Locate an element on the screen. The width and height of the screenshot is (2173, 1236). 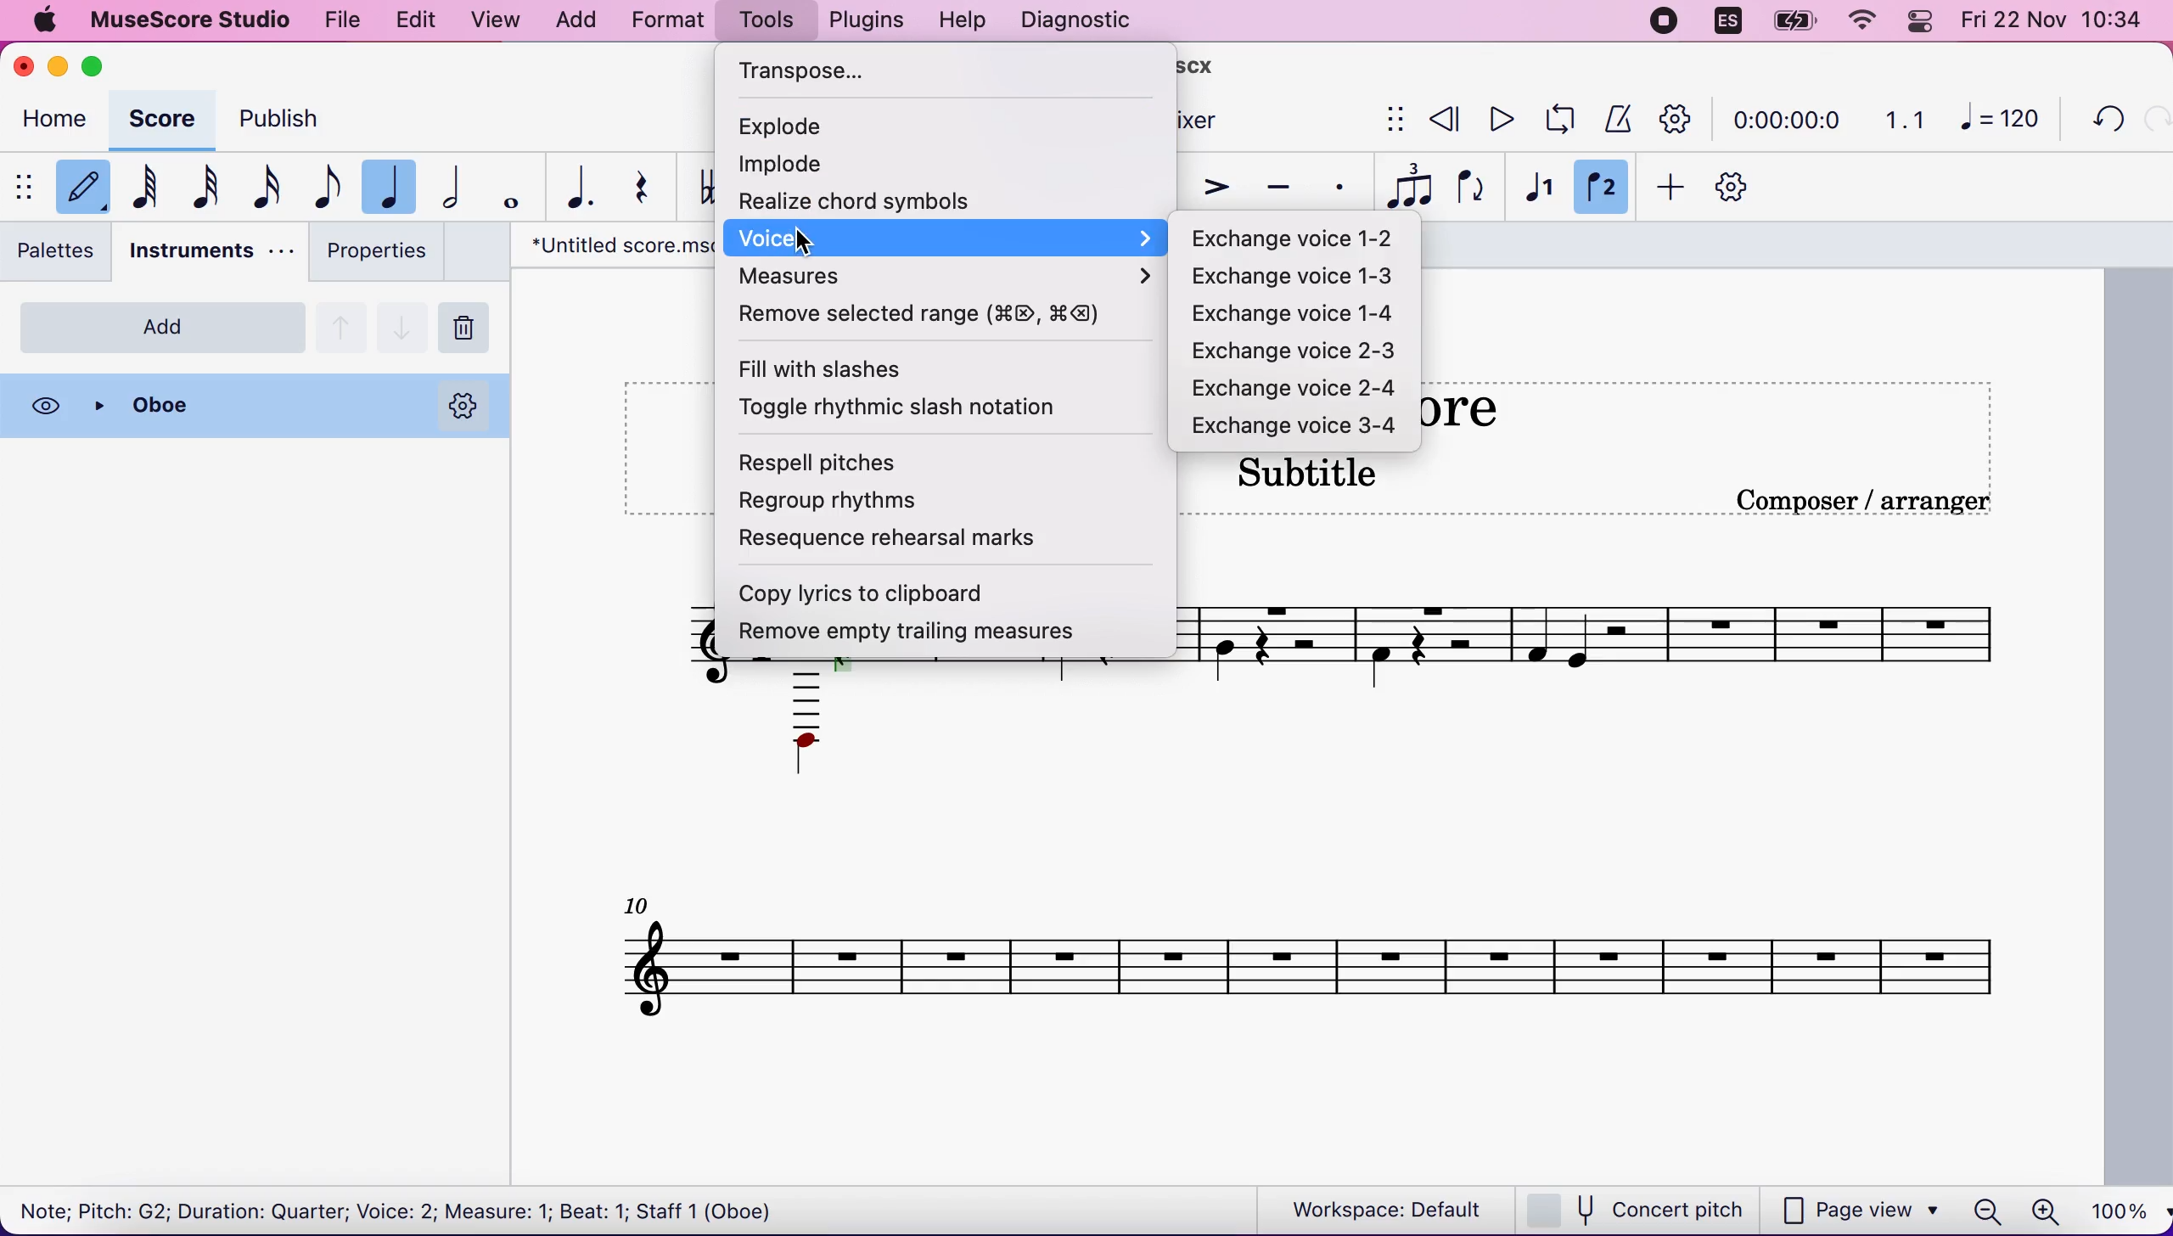
fill with slashes is located at coordinates (858, 368).